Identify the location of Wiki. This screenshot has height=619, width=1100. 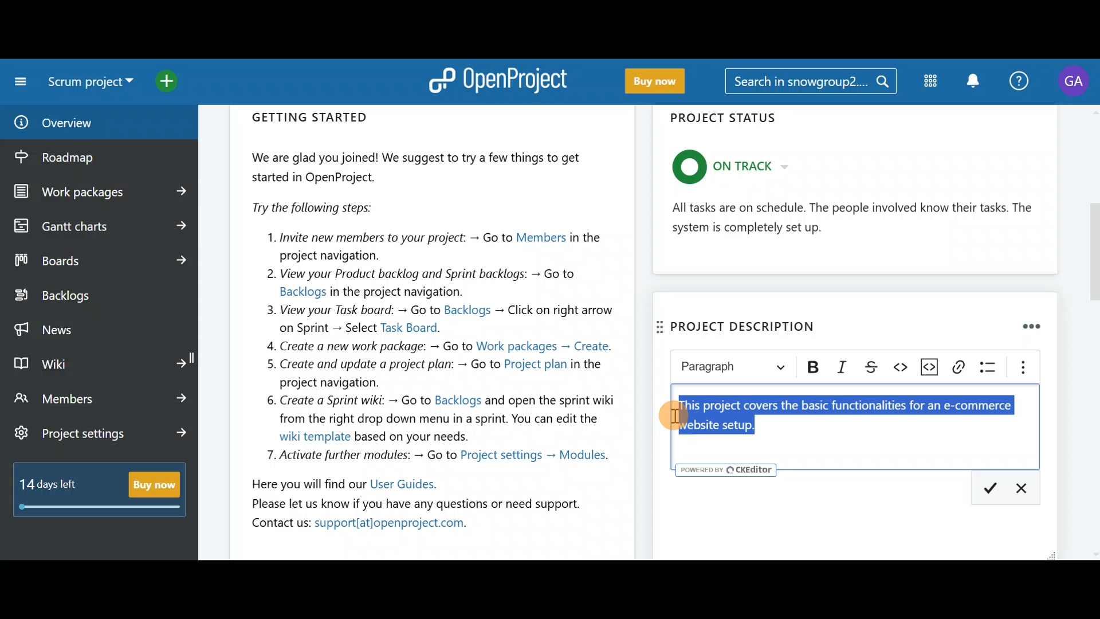
(99, 361).